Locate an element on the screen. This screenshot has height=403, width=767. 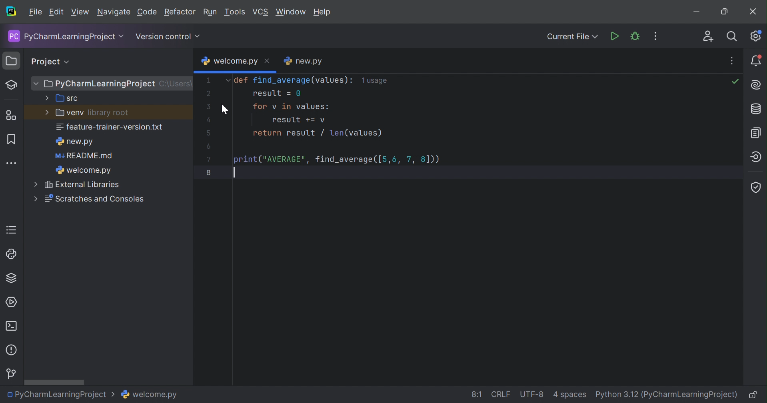
More tool windows is located at coordinates (12, 164).